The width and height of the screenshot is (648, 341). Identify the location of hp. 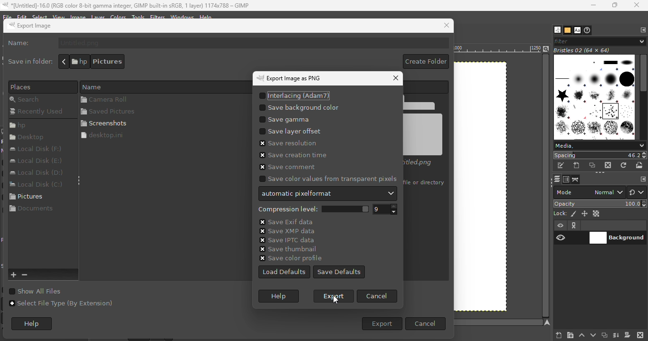
(78, 61).